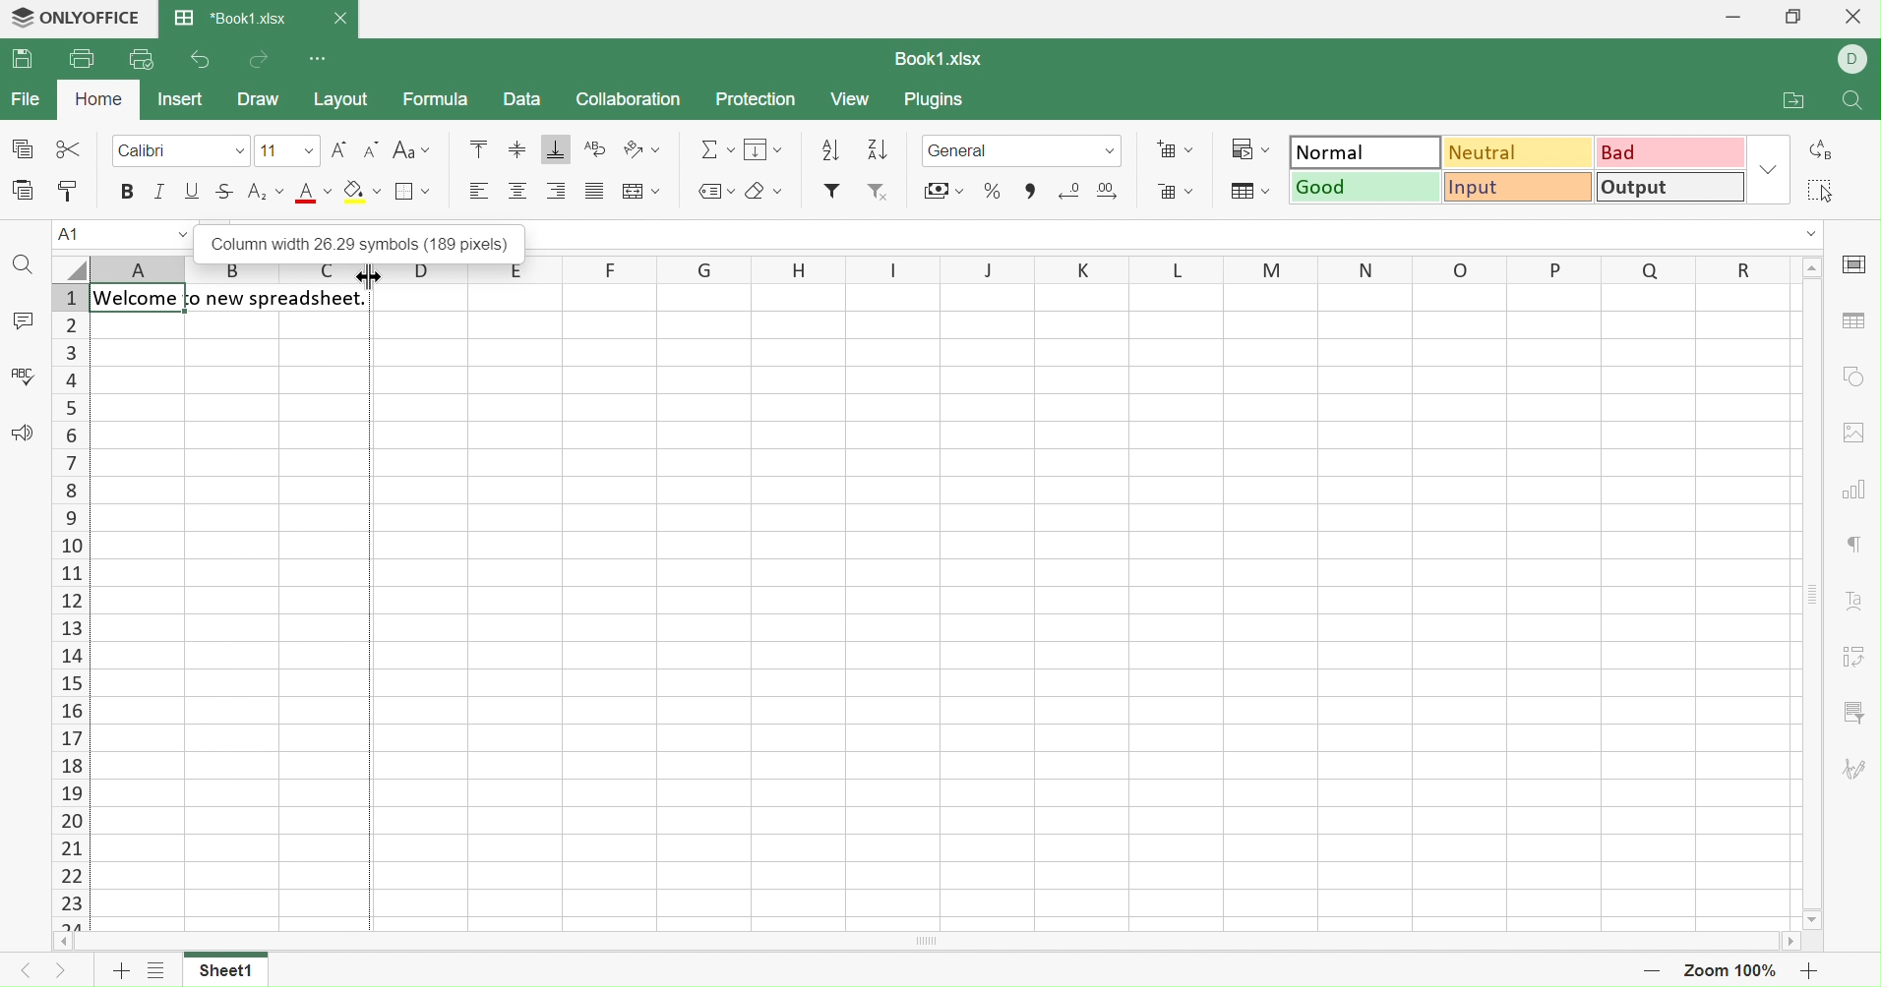  I want to click on Normal, so click(1366, 151).